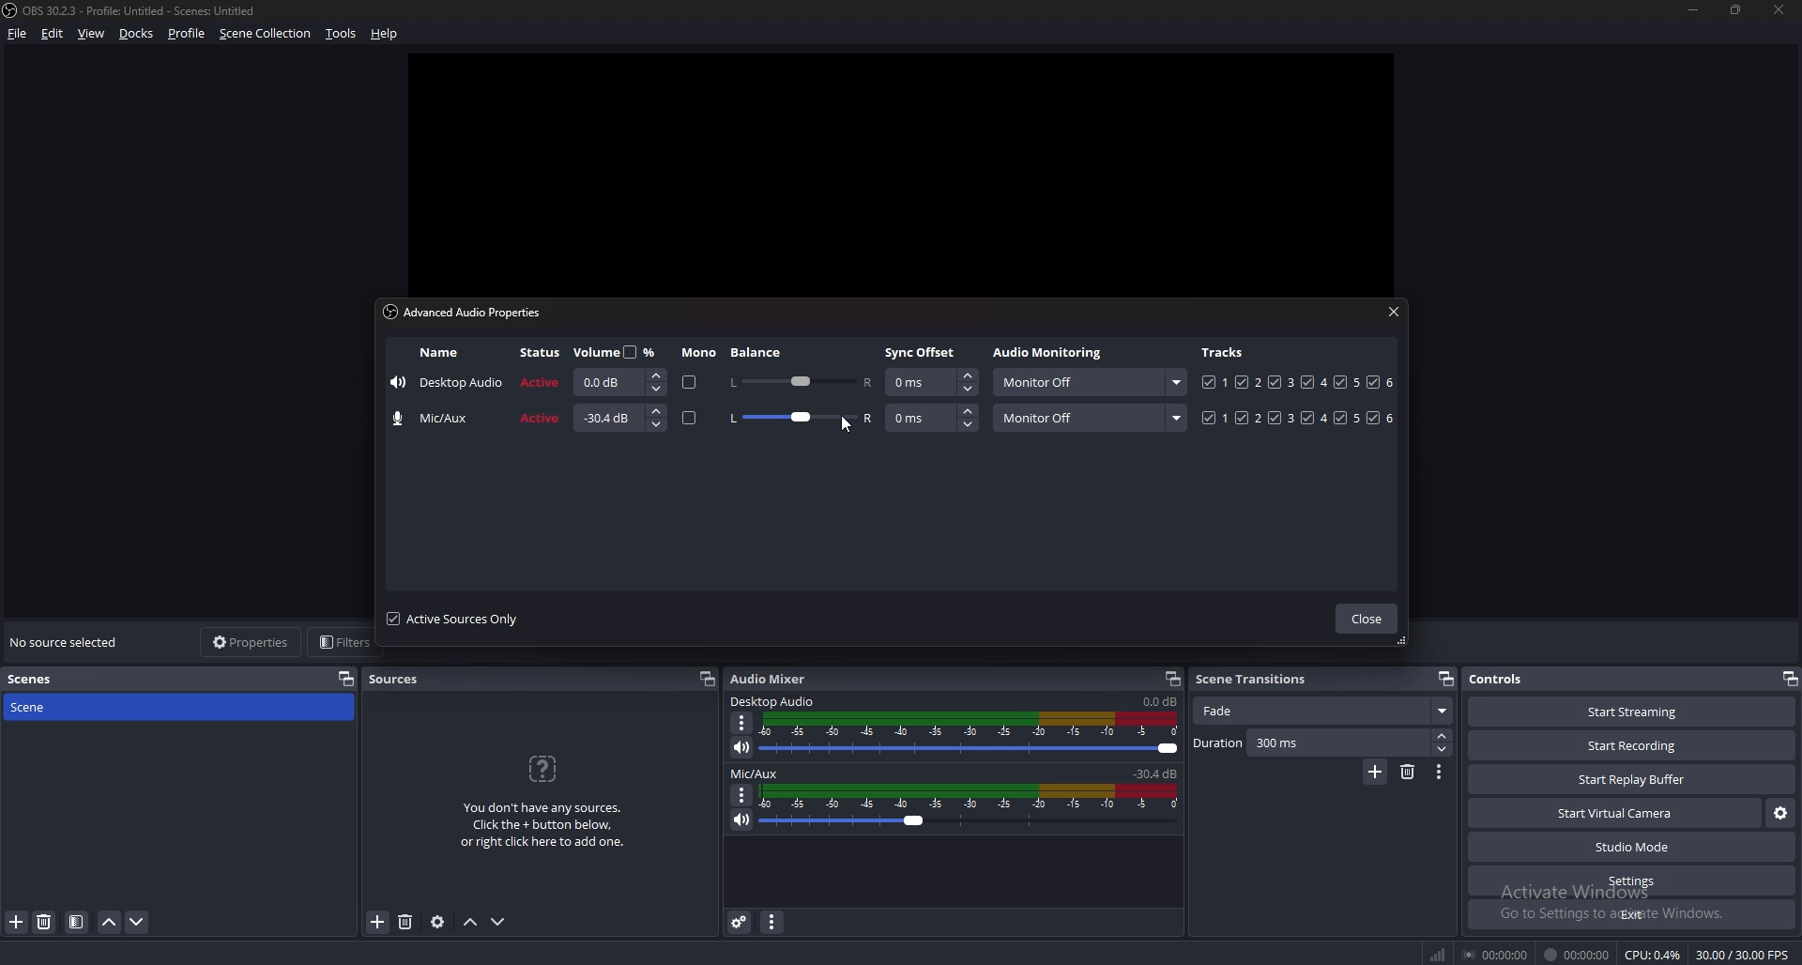  I want to click on scene collection, so click(266, 33).